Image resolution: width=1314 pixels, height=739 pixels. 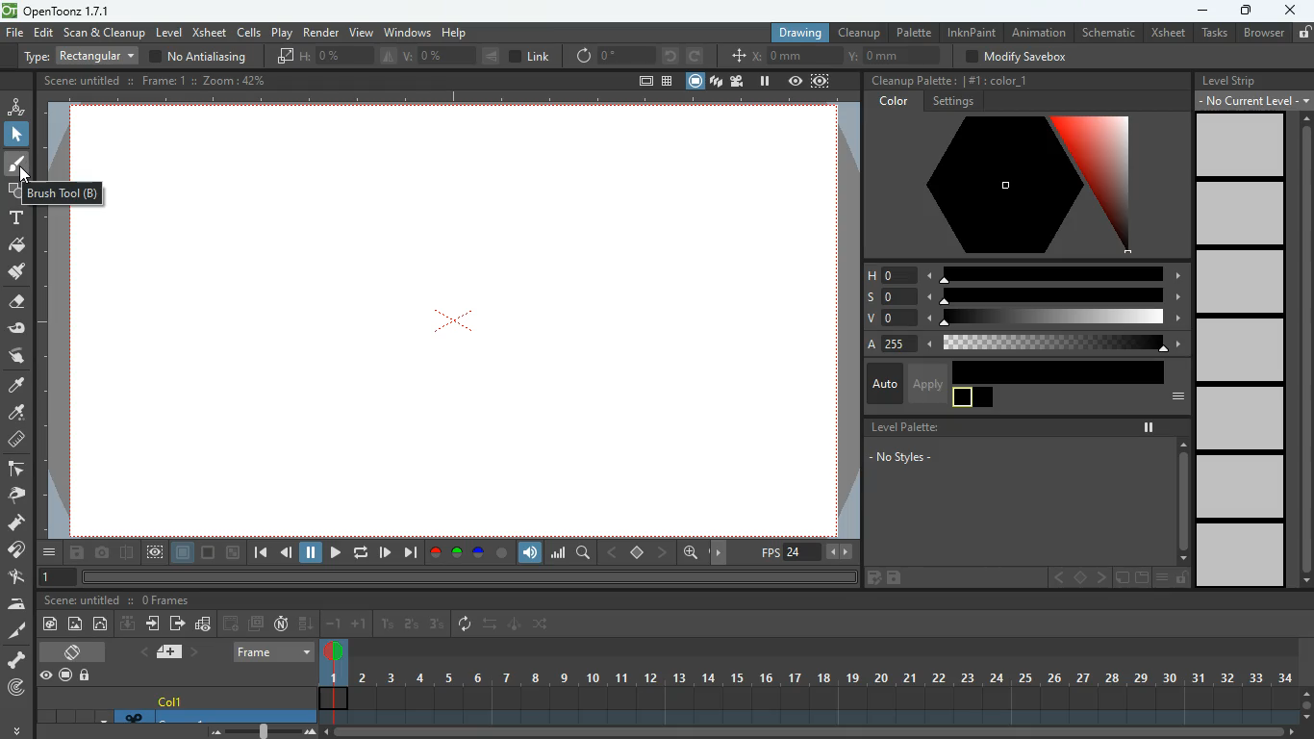 I want to click on pause, so click(x=1149, y=427).